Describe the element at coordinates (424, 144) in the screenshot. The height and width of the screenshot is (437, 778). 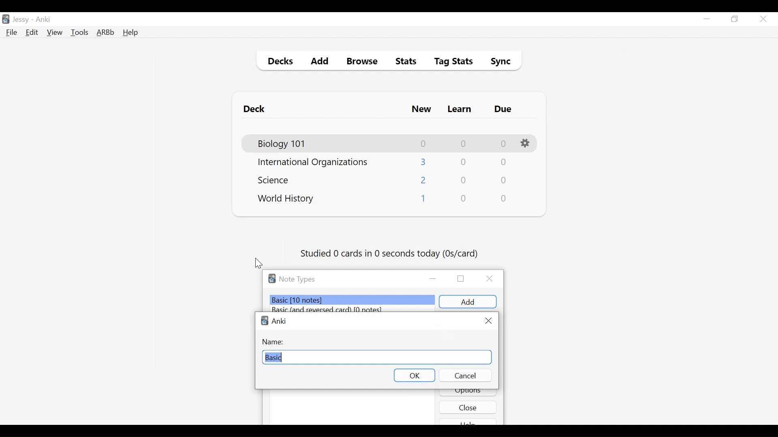
I see `New Card Count` at that location.